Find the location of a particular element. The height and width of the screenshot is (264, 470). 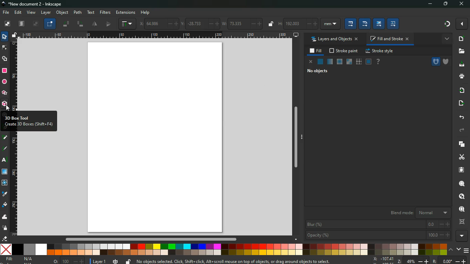

help is located at coordinates (148, 12).